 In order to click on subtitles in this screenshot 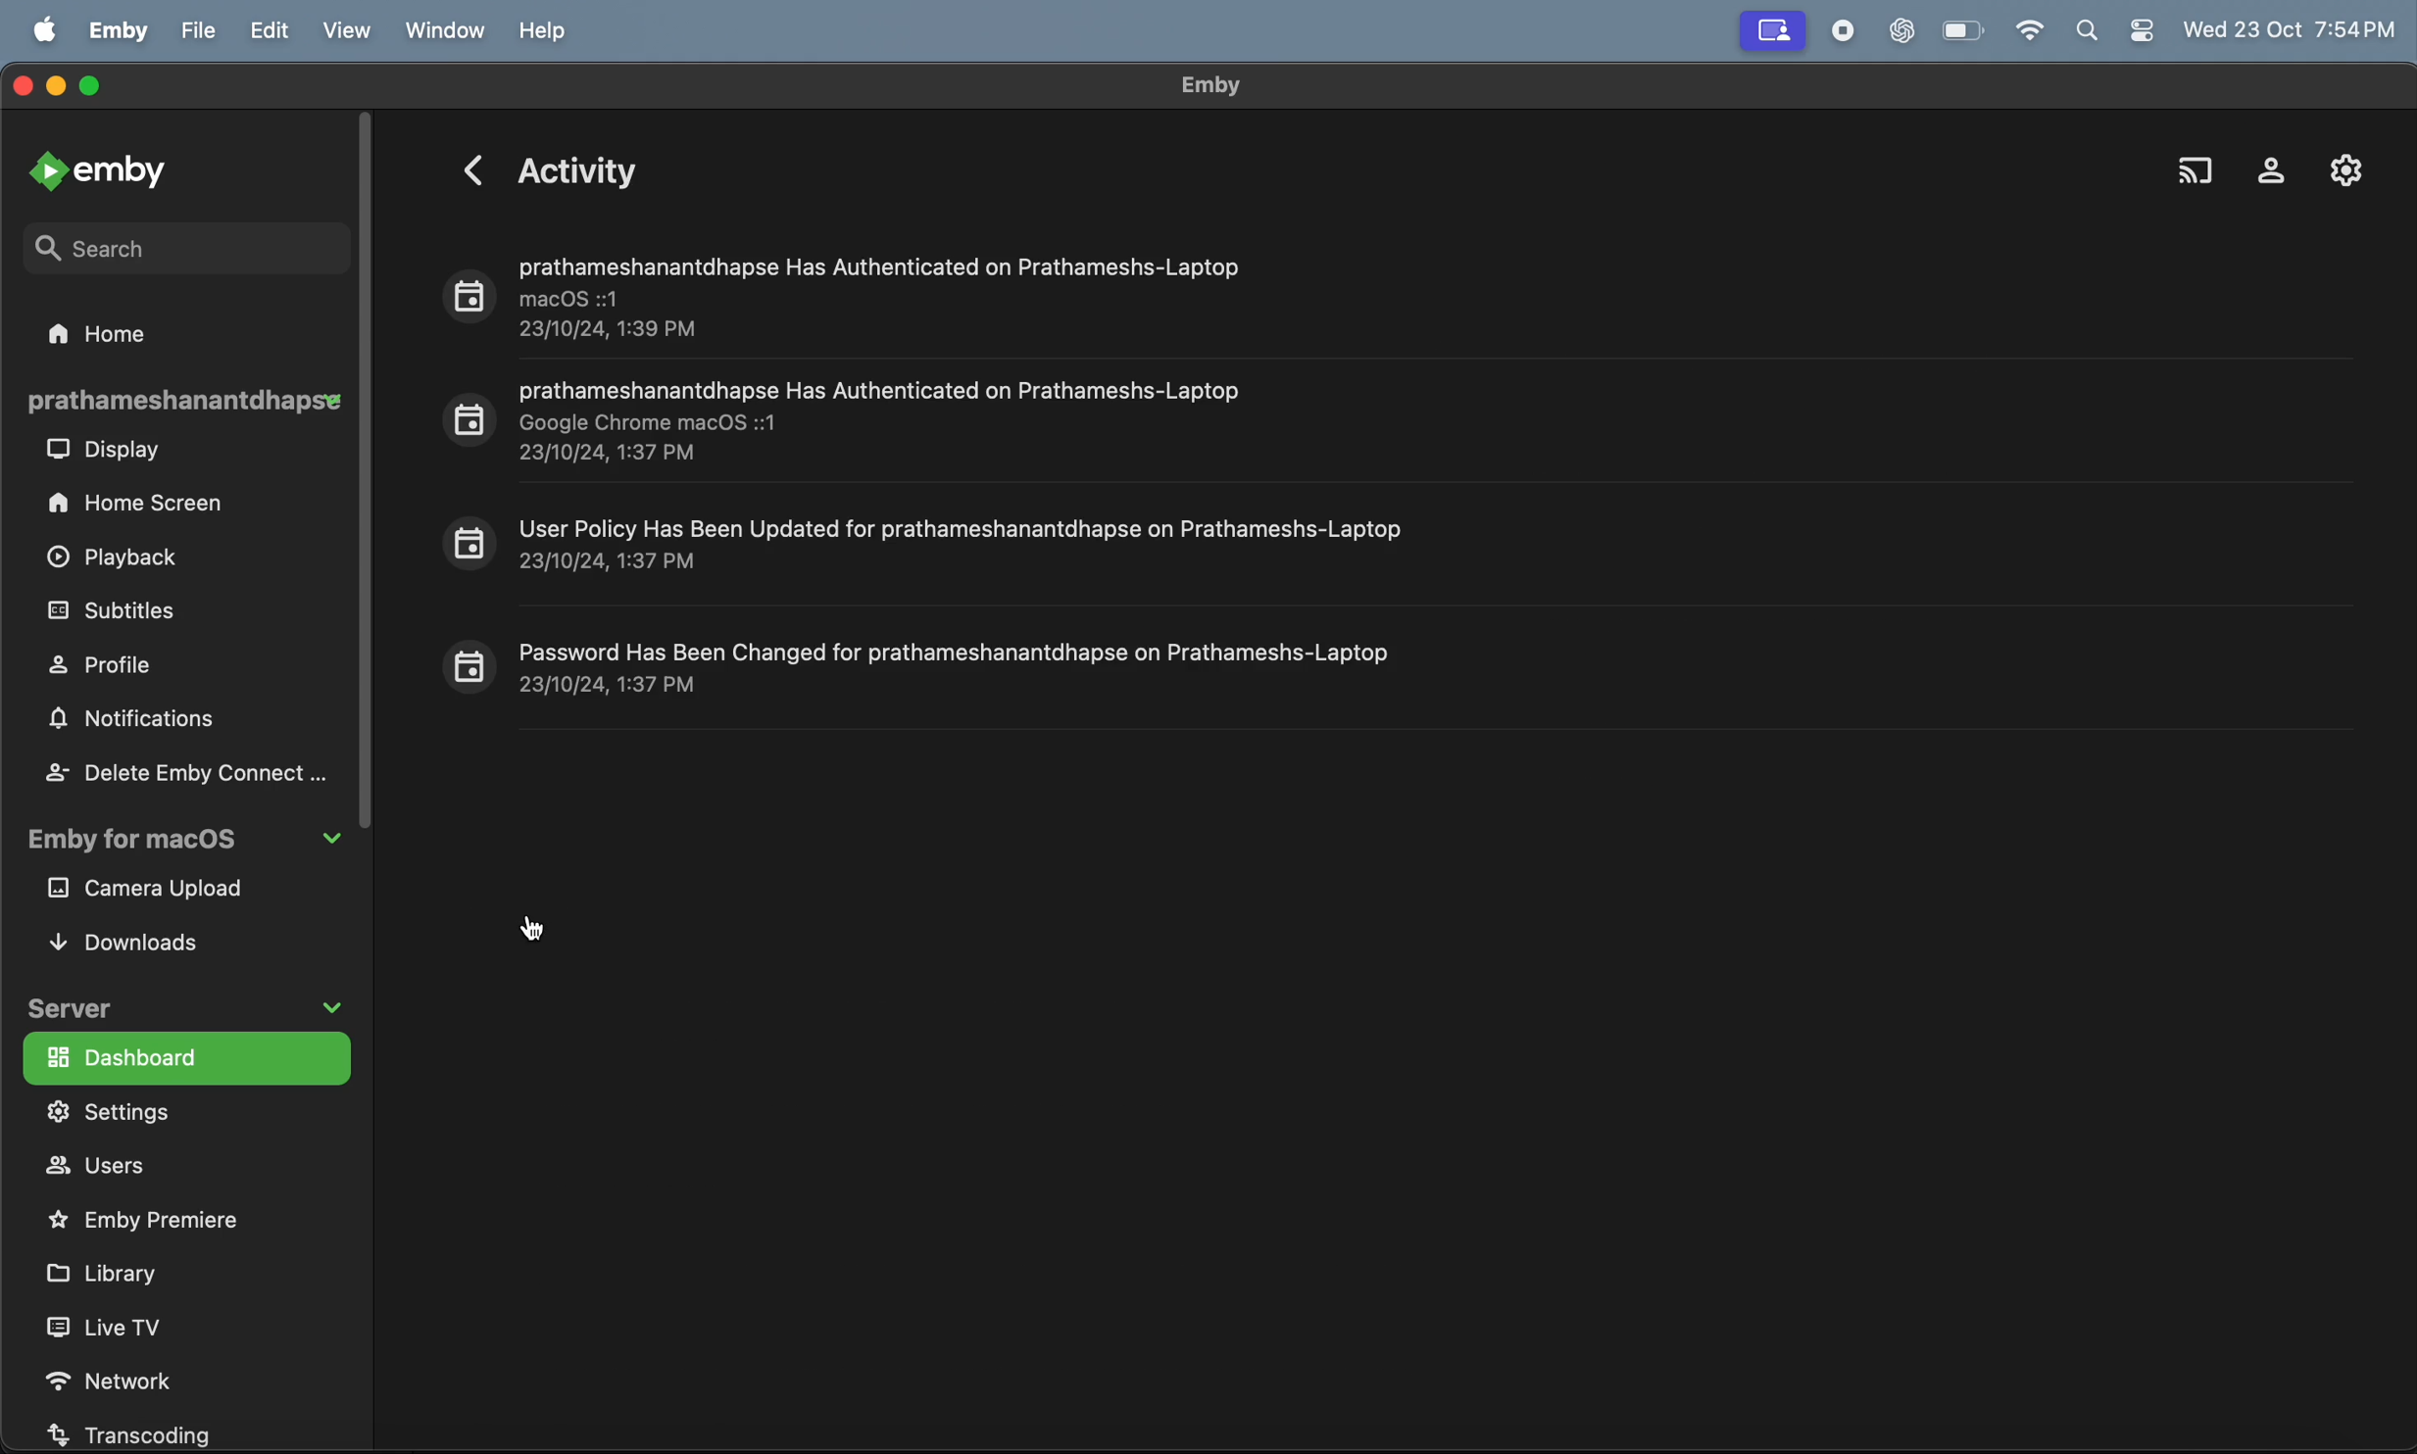, I will do `click(161, 610)`.